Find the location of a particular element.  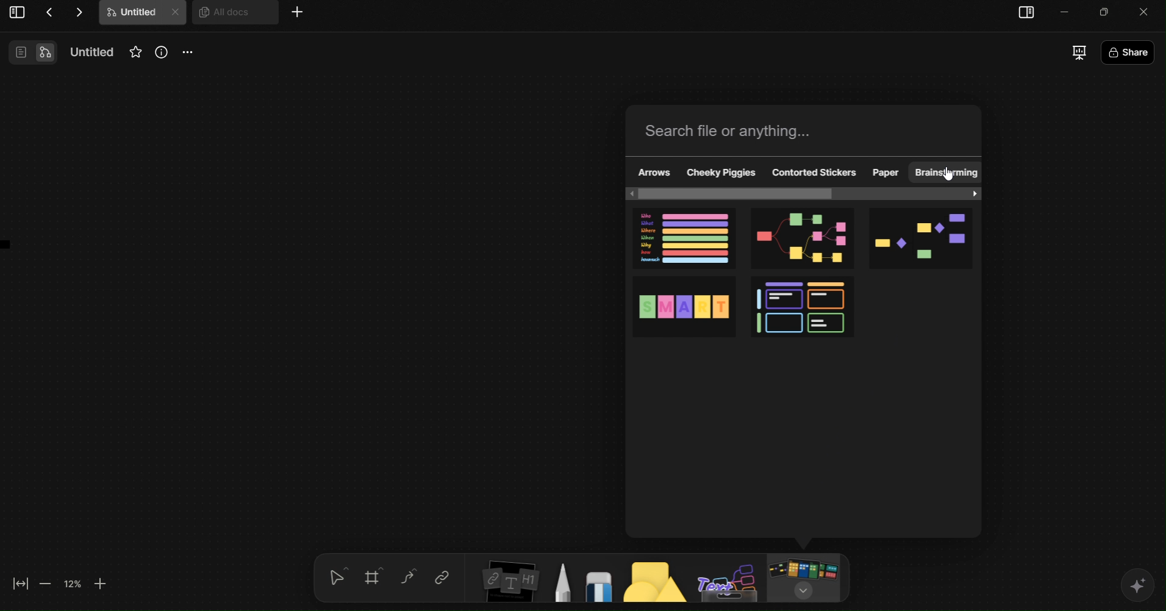

All docs is located at coordinates (233, 18).